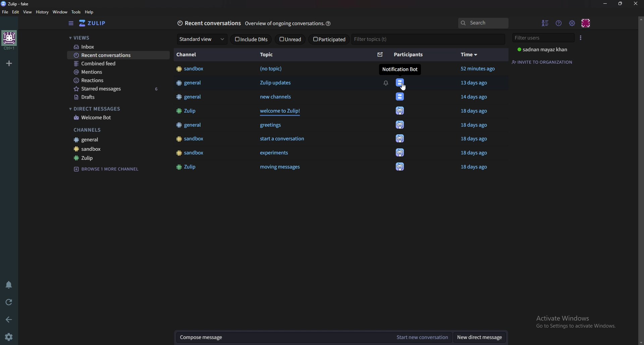  Describe the element at coordinates (271, 69) in the screenshot. I see `(no topic)` at that location.